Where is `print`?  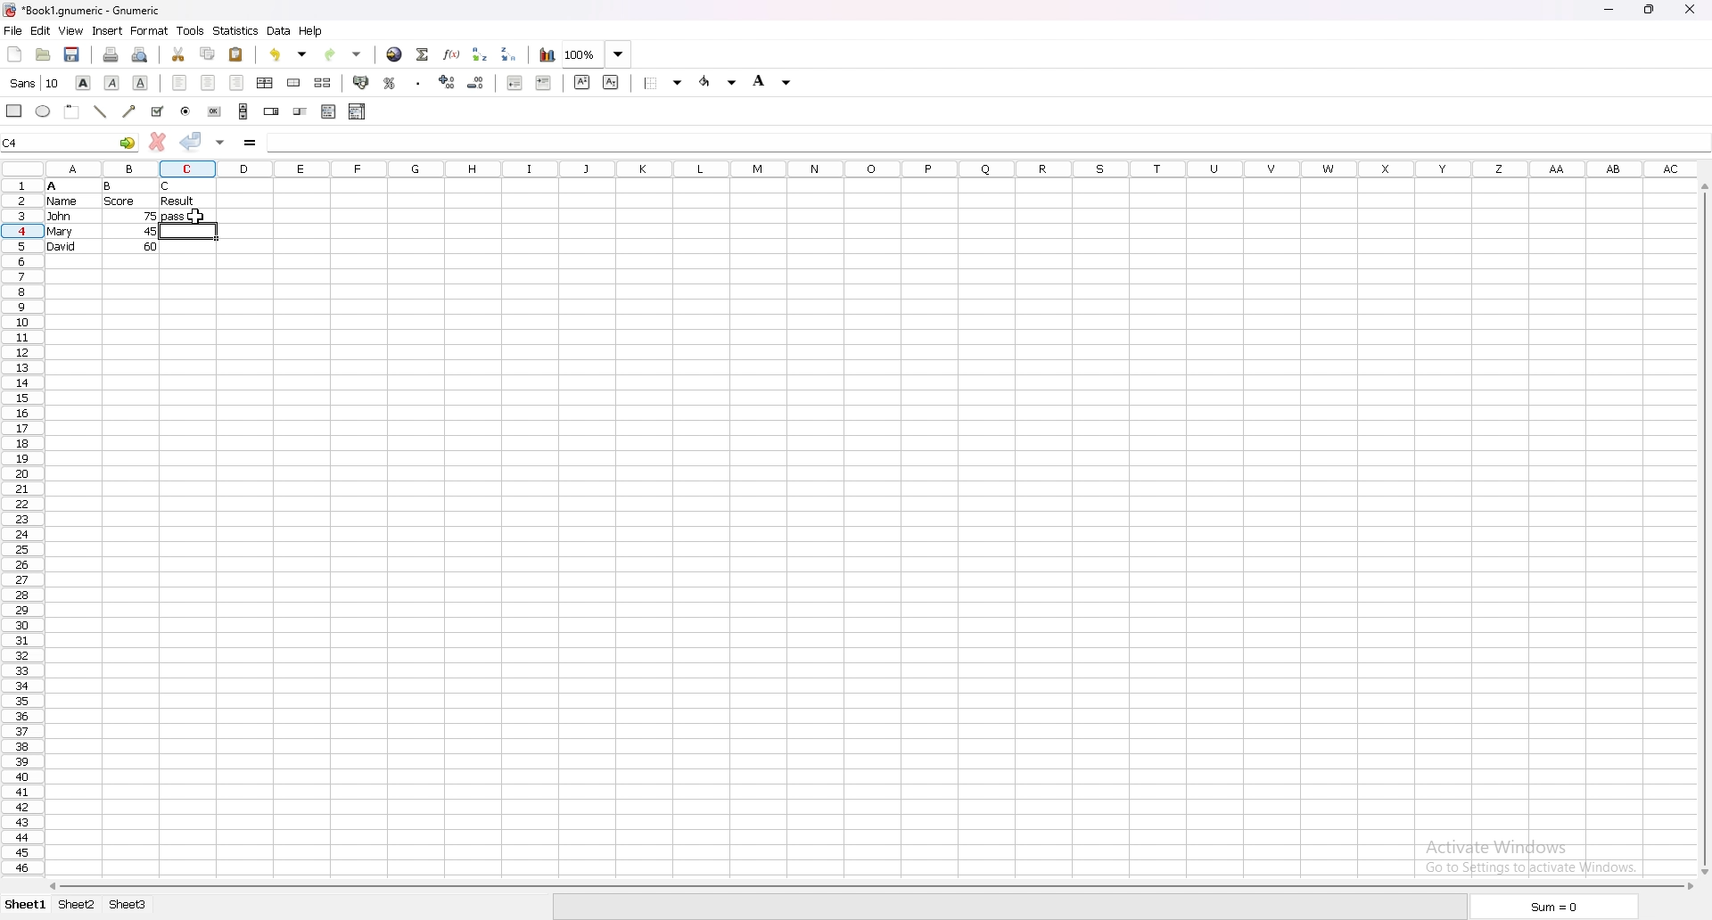
print is located at coordinates (111, 55).